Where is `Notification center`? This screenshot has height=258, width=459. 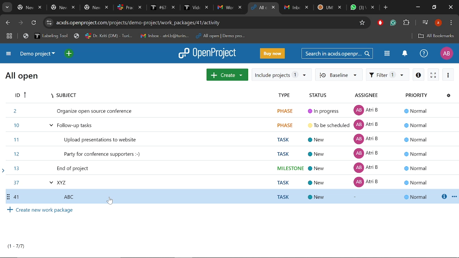 Notification center is located at coordinates (404, 54).